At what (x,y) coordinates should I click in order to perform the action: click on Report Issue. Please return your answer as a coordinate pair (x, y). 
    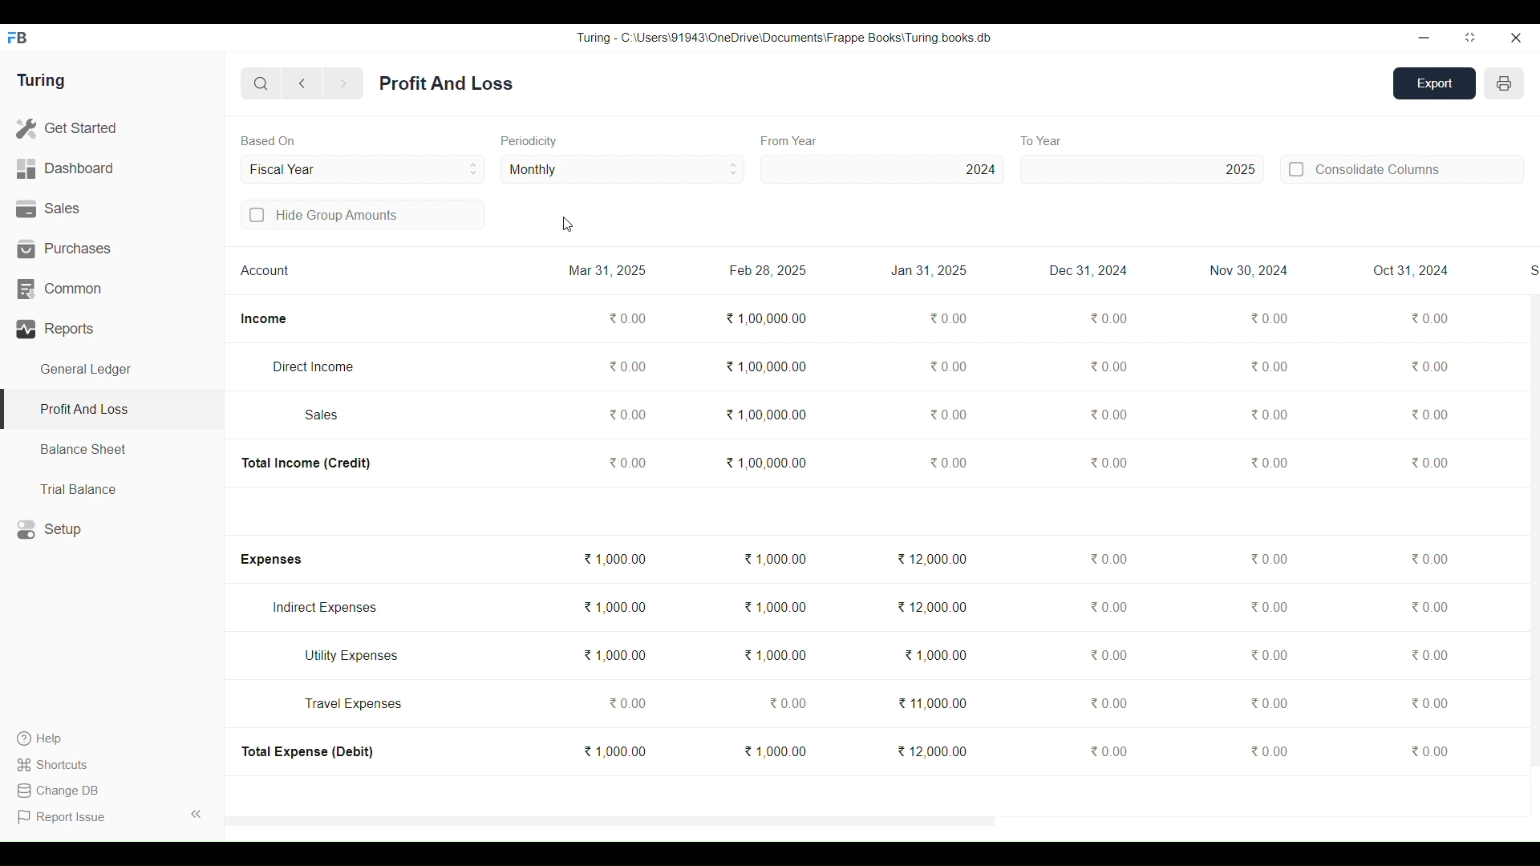
    Looking at the image, I should click on (64, 817).